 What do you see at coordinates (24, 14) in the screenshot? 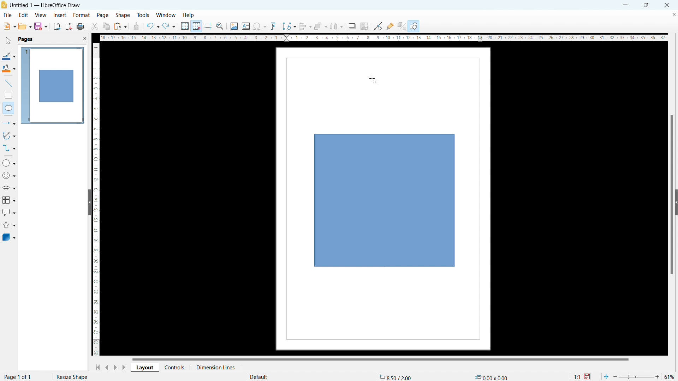
I see `edit` at bounding box center [24, 14].